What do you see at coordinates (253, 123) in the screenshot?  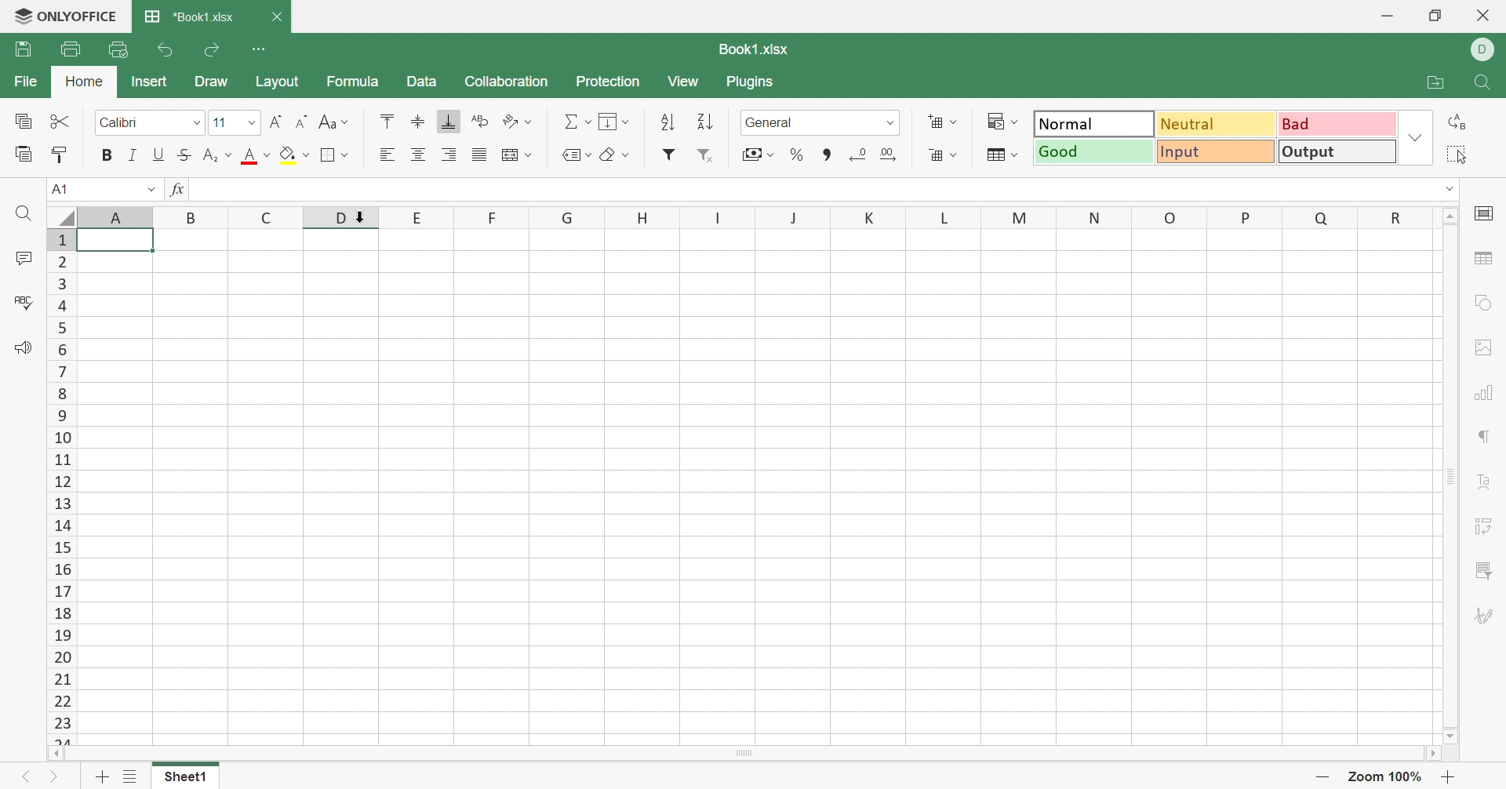 I see `Drop Down` at bounding box center [253, 123].